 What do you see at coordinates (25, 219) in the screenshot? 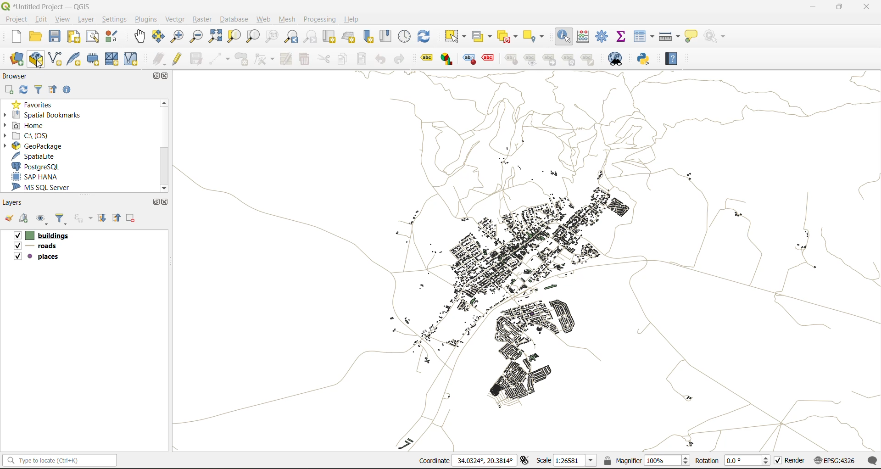
I see `add` at bounding box center [25, 219].